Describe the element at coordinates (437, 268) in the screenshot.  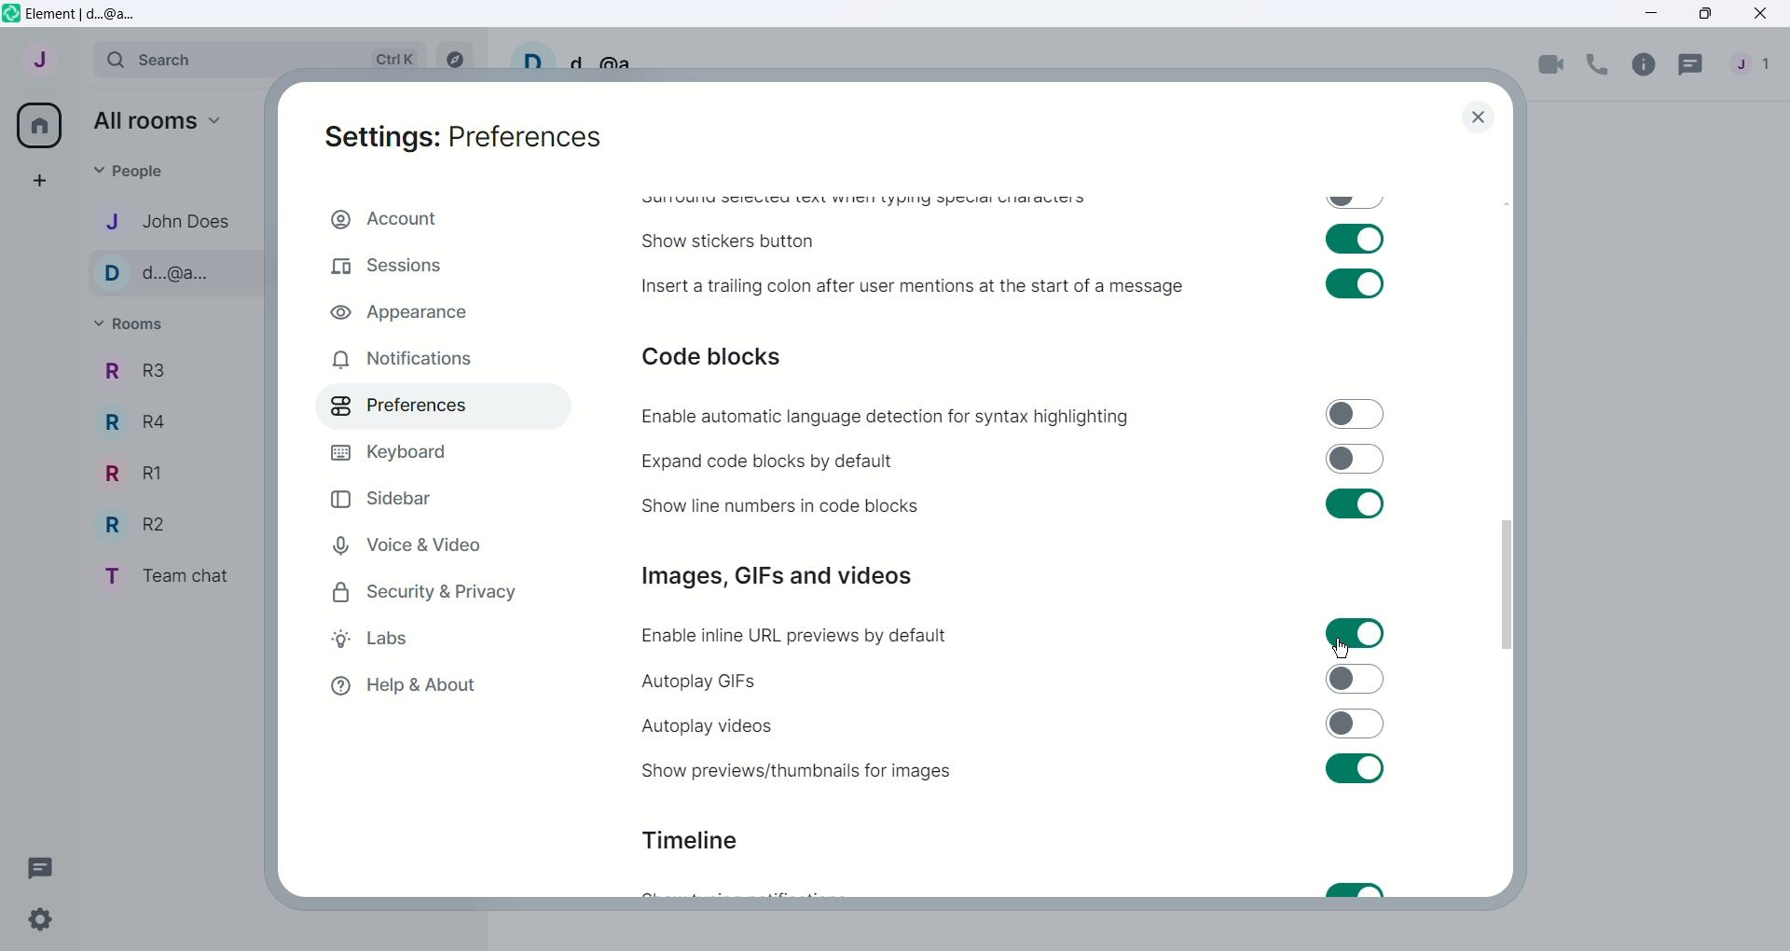
I see `Sessions` at that location.